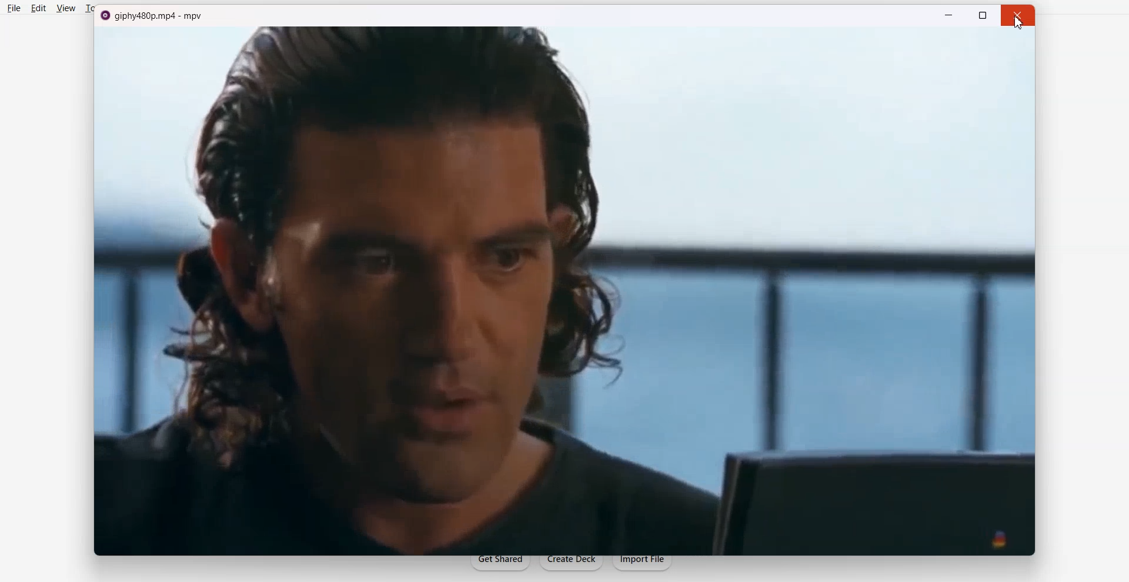 Image resolution: width=1129 pixels, height=582 pixels. I want to click on Close, so click(1017, 25).